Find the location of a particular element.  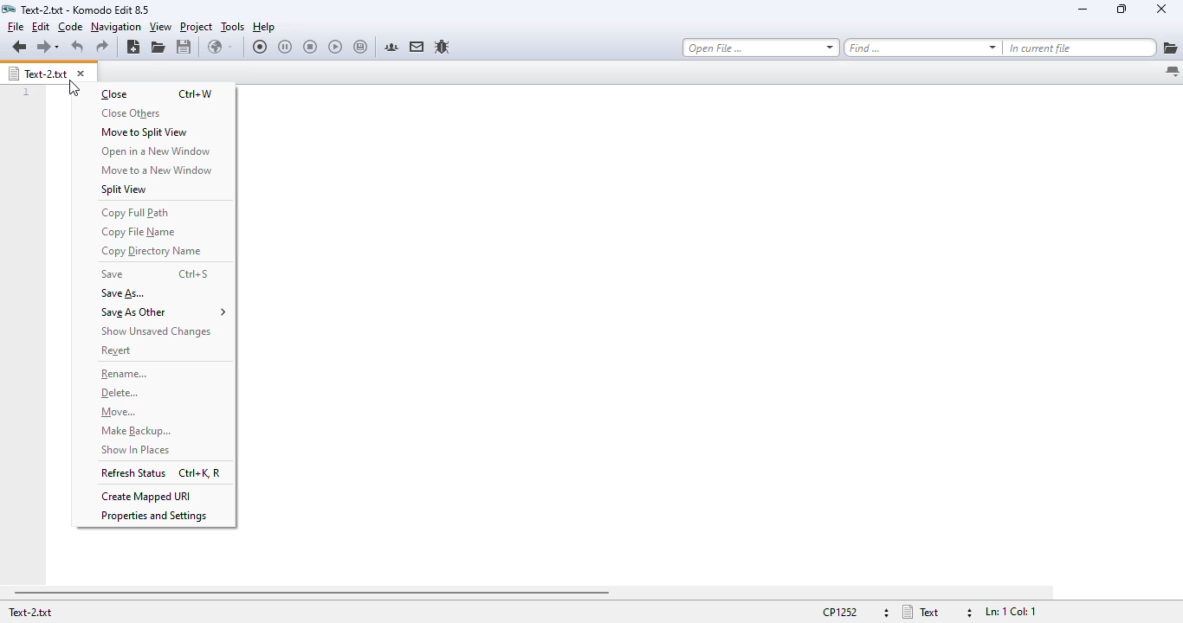

undo last action is located at coordinates (78, 47).